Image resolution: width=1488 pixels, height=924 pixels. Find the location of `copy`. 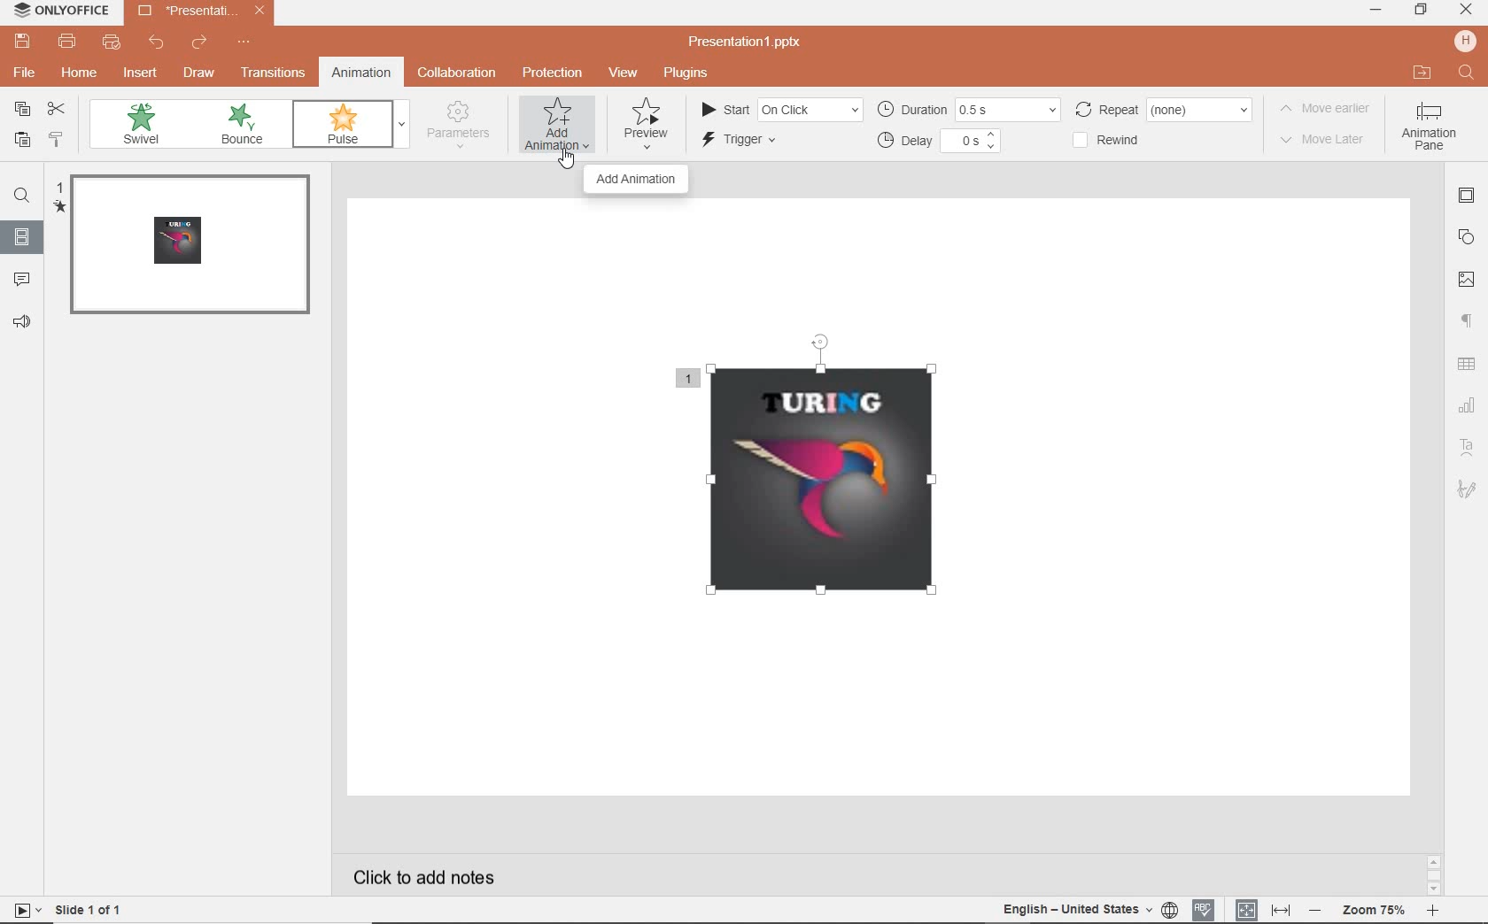

copy is located at coordinates (21, 110).